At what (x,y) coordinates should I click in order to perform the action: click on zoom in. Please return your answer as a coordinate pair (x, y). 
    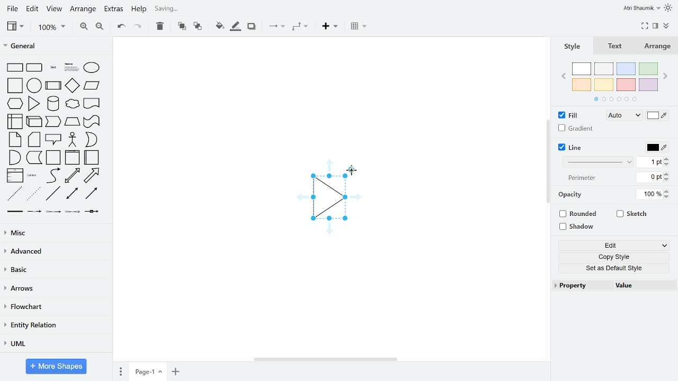
    Looking at the image, I should click on (85, 27).